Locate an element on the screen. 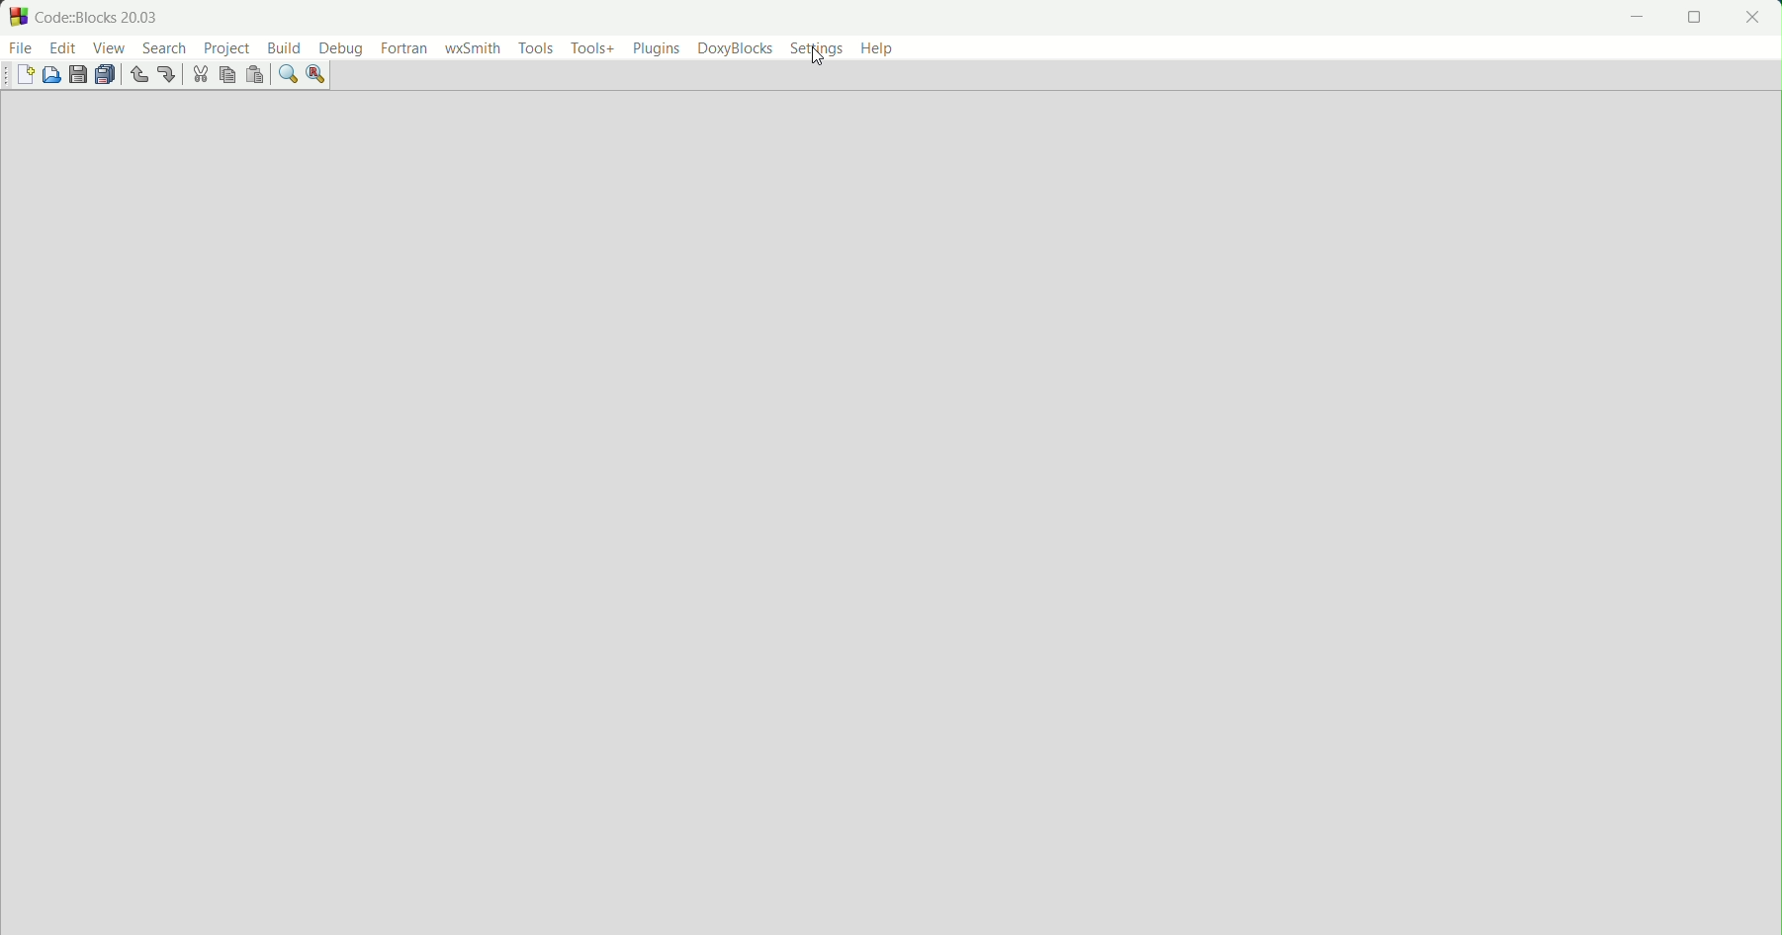 The height and width of the screenshot is (935, 1782). save all is located at coordinates (107, 76).